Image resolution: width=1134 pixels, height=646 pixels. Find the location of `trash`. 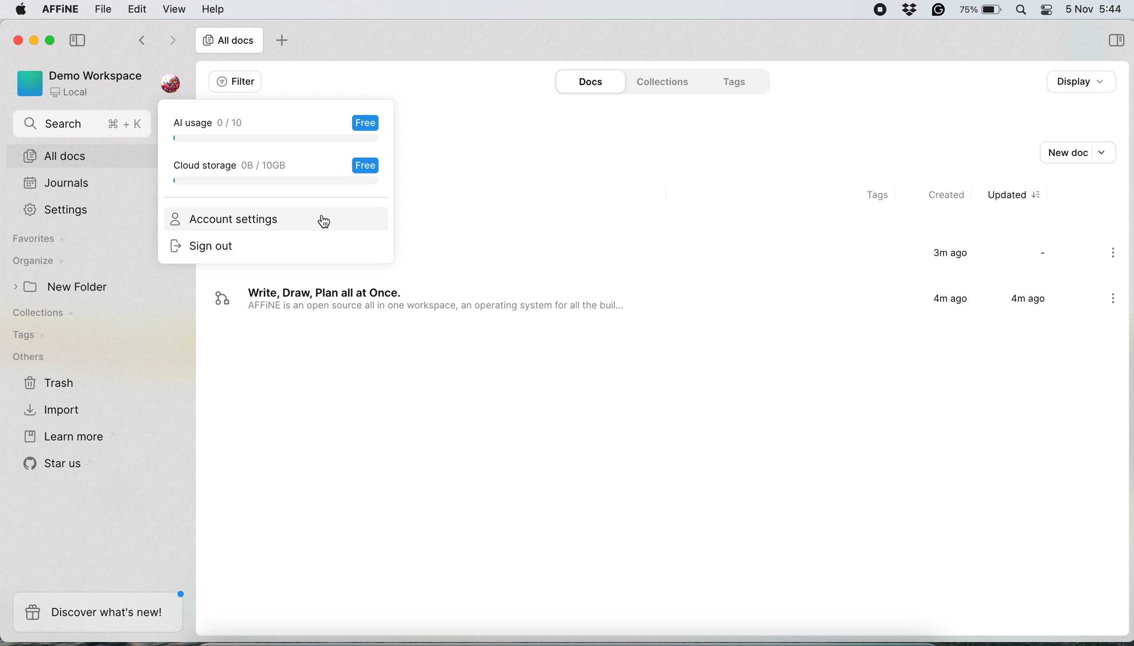

trash is located at coordinates (50, 384).